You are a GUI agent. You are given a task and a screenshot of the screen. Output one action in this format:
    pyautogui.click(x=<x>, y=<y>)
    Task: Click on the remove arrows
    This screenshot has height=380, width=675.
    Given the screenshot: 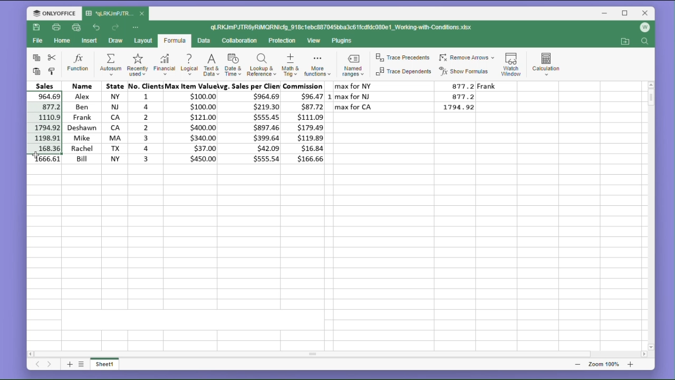 What is the action you would take?
    pyautogui.click(x=467, y=56)
    